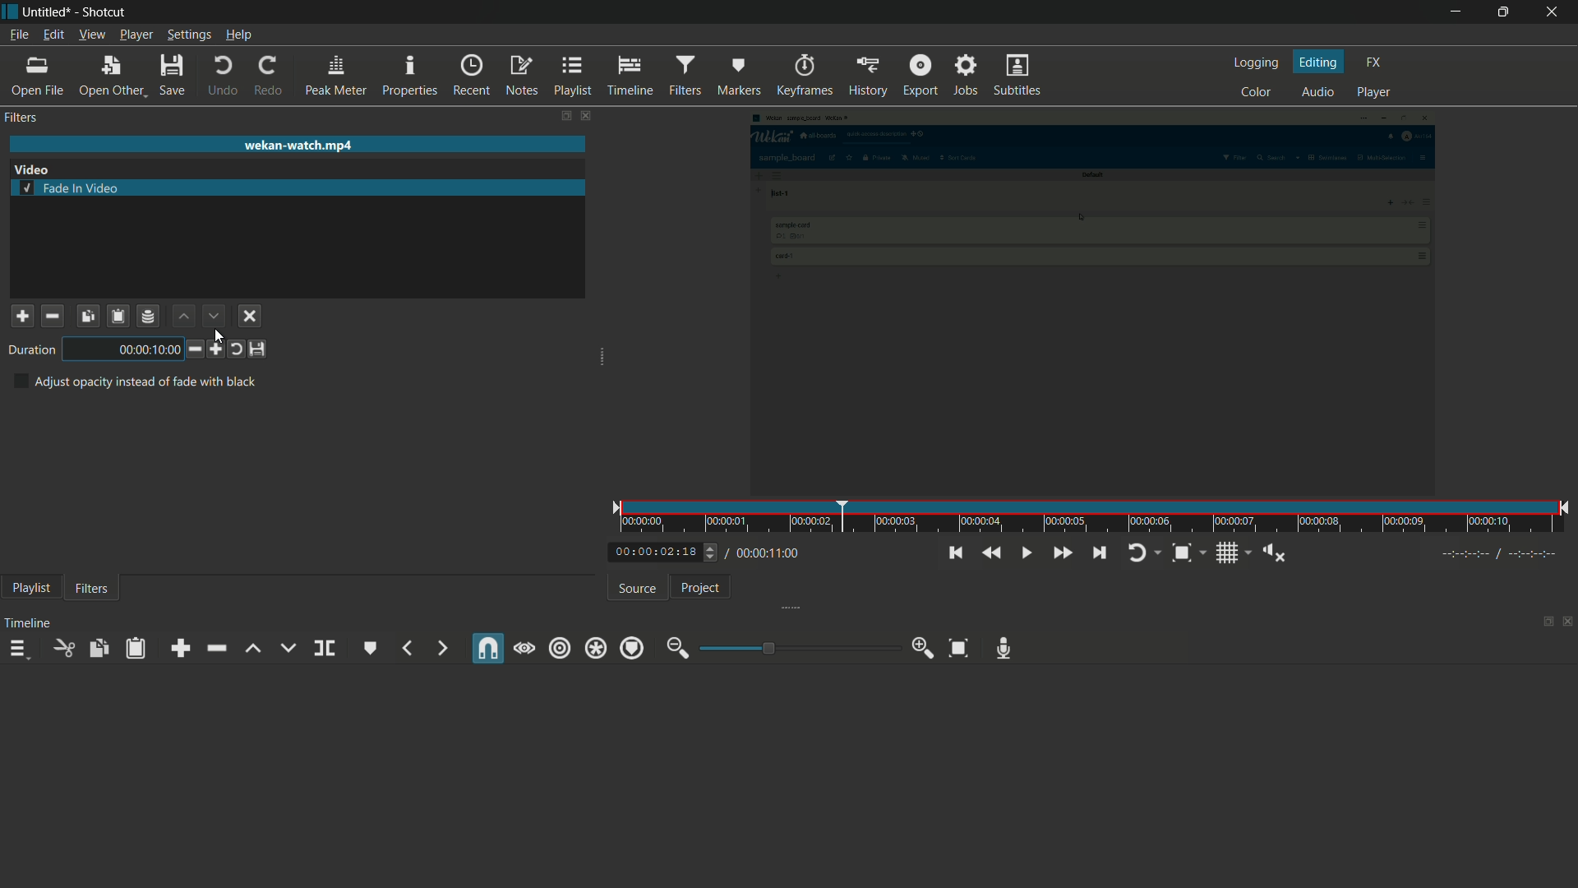  I want to click on skip to the previous point, so click(957, 553).